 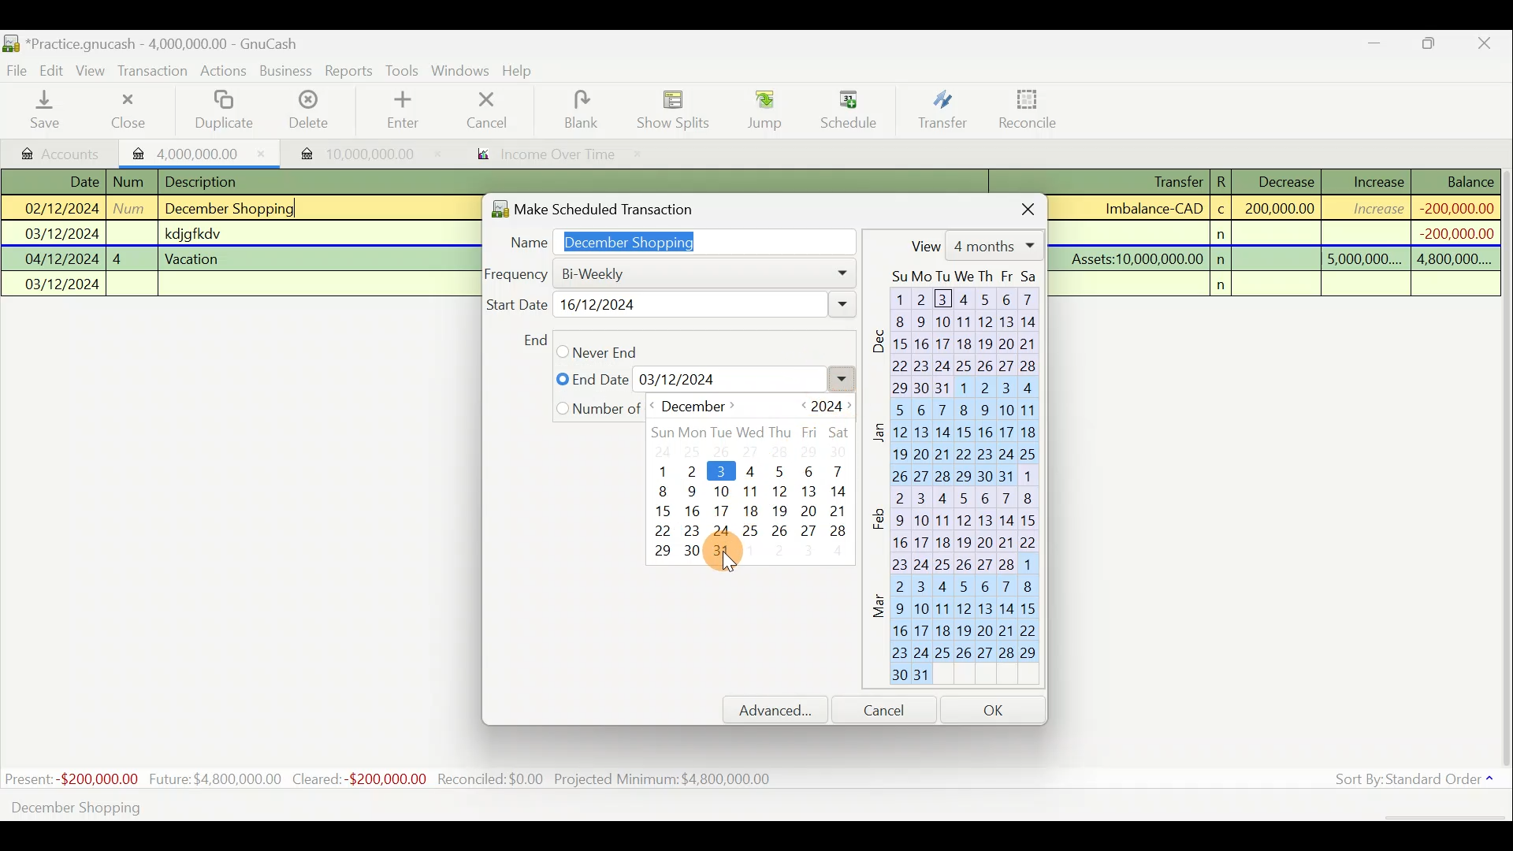 What do you see at coordinates (224, 73) in the screenshot?
I see `Actions` at bounding box center [224, 73].